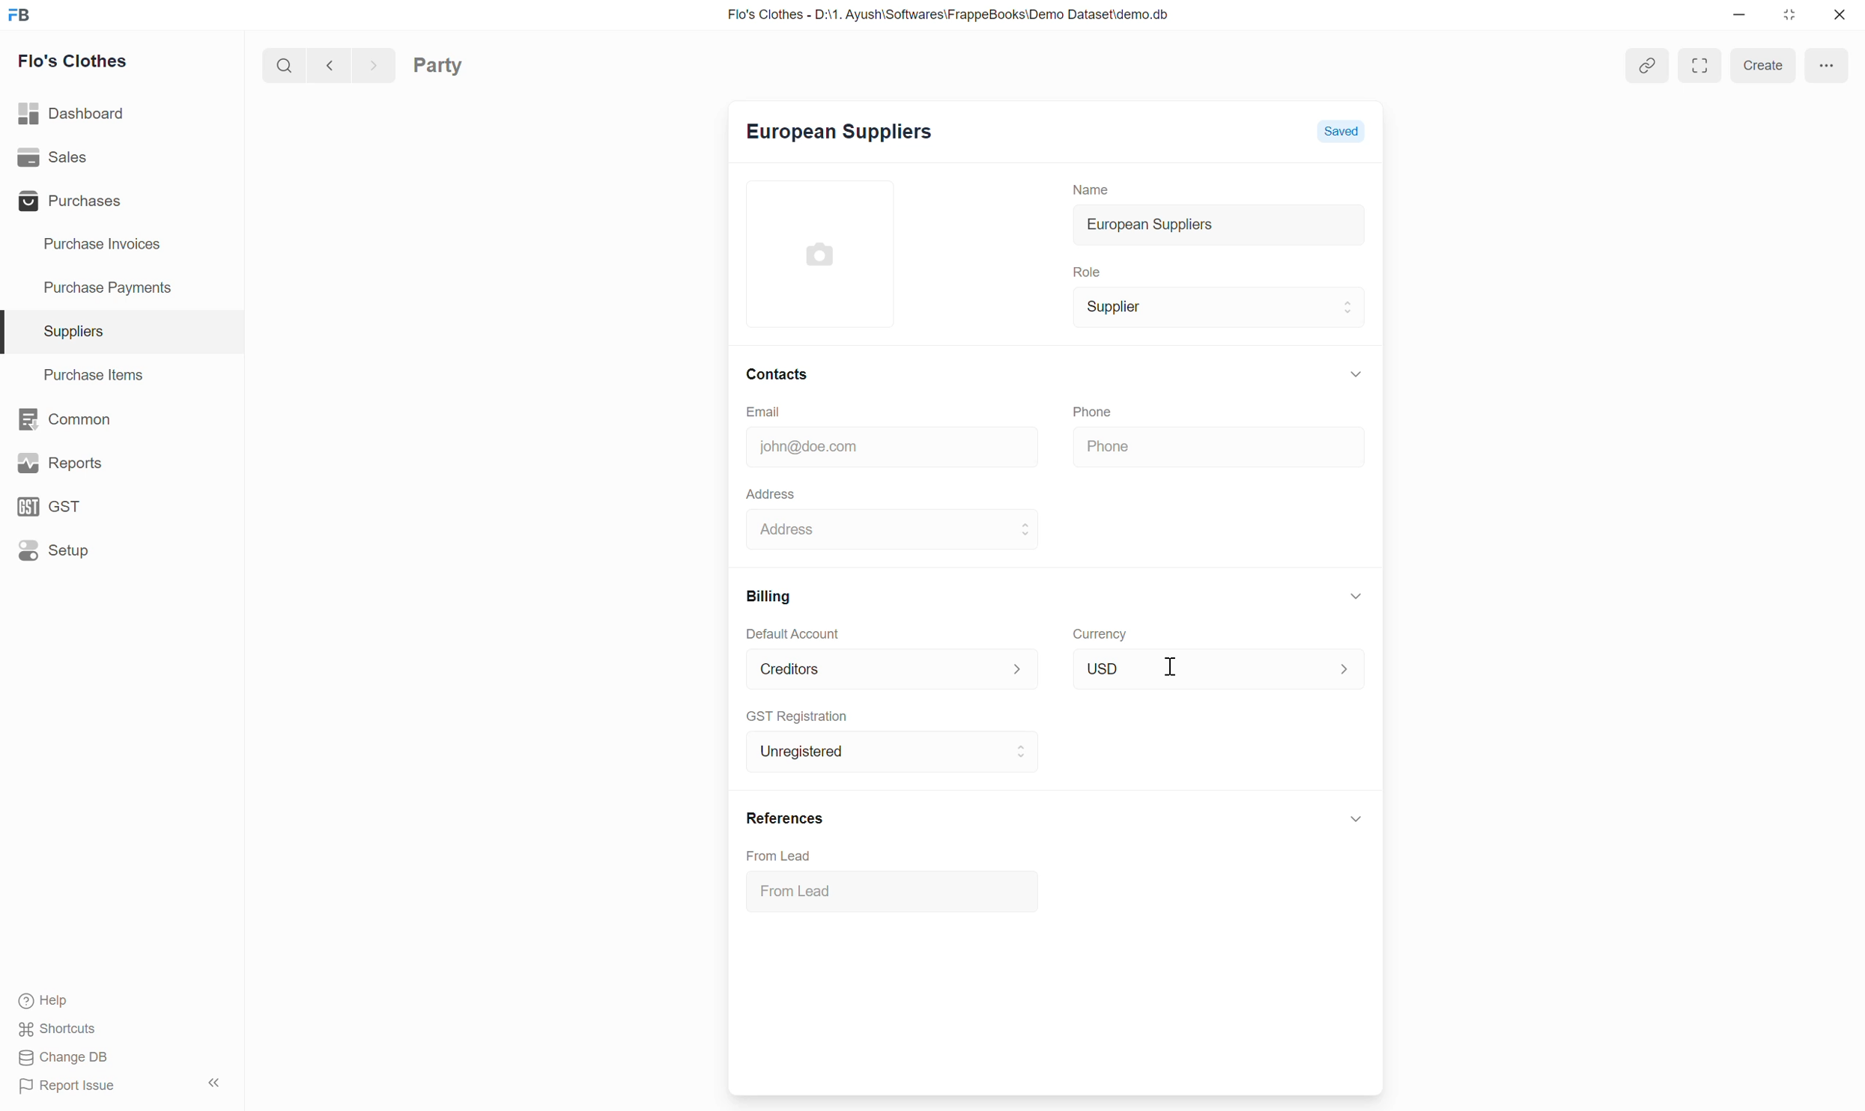  Describe the element at coordinates (1141, 446) in the screenshot. I see `Phone` at that location.